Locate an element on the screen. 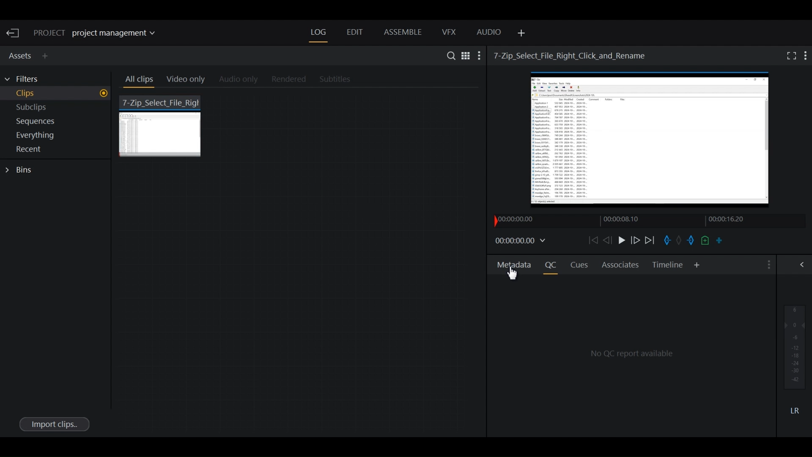 This screenshot has width=812, height=457. Bins is located at coordinates (21, 170).